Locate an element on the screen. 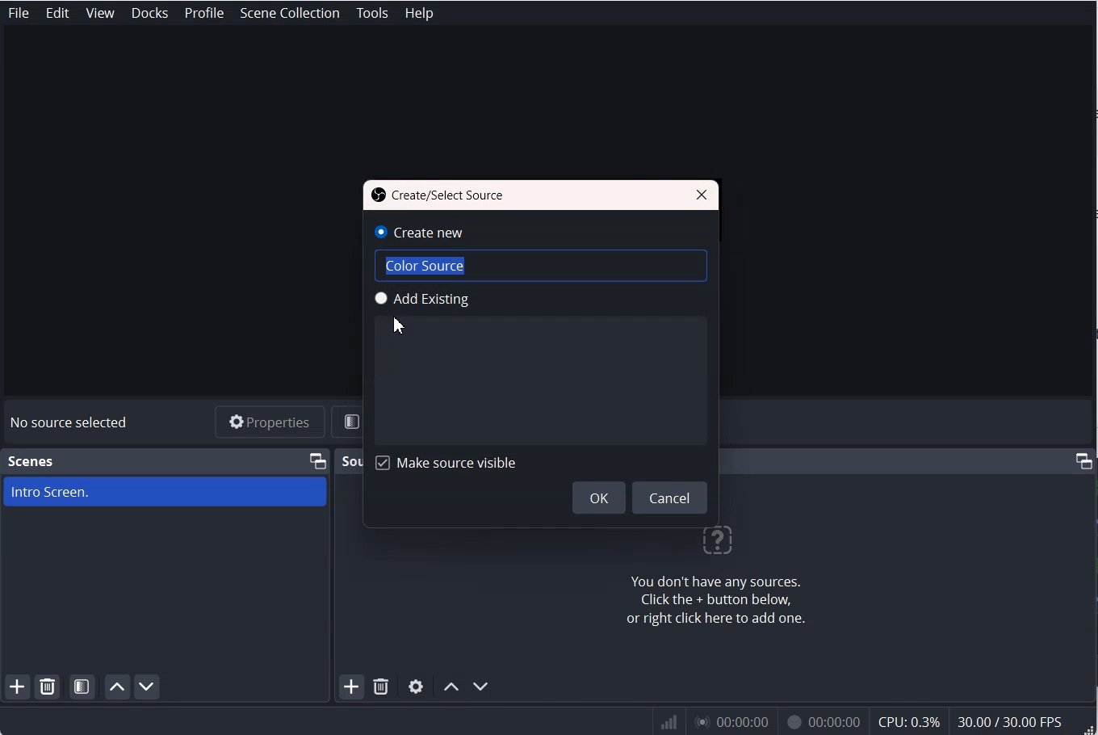 Image resolution: width=1098 pixels, height=735 pixels. Add Existing is located at coordinates (481, 300).